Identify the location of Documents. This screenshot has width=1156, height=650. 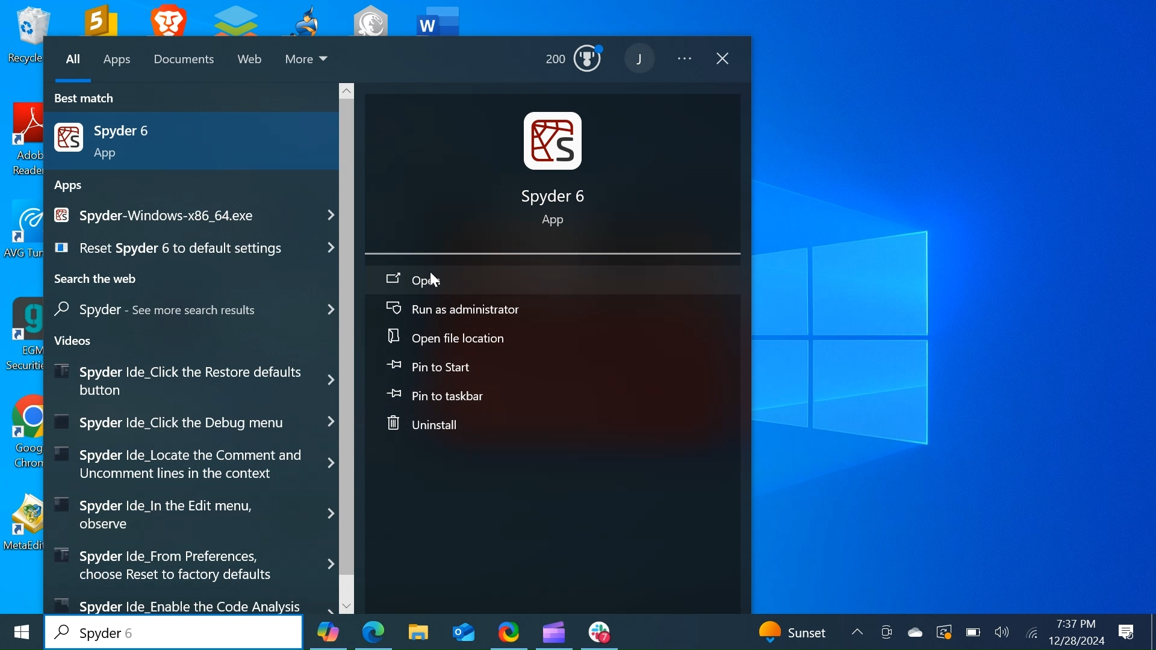
(186, 60).